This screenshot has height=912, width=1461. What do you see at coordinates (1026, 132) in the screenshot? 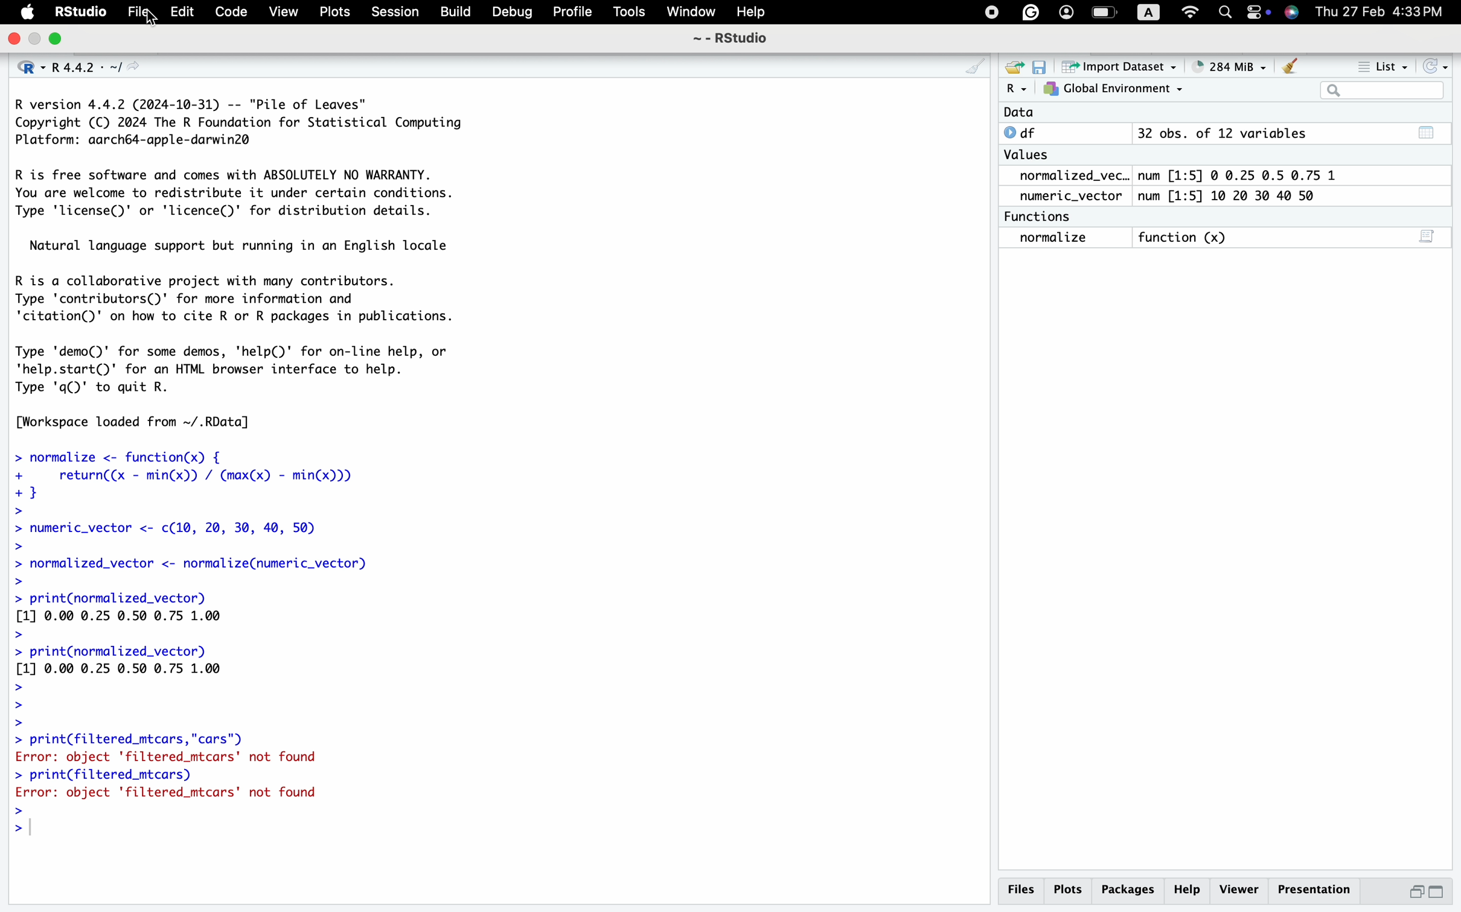
I see `0 df` at bounding box center [1026, 132].